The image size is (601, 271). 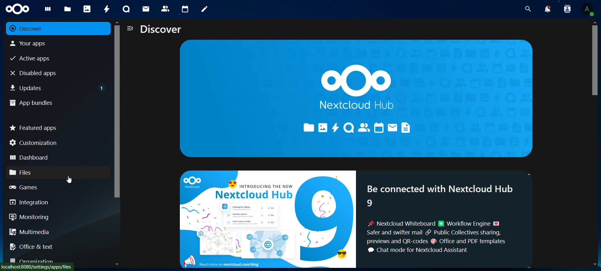 What do you see at coordinates (357, 97) in the screenshot?
I see `nextcloud hub` at bounding box center [357, 97].